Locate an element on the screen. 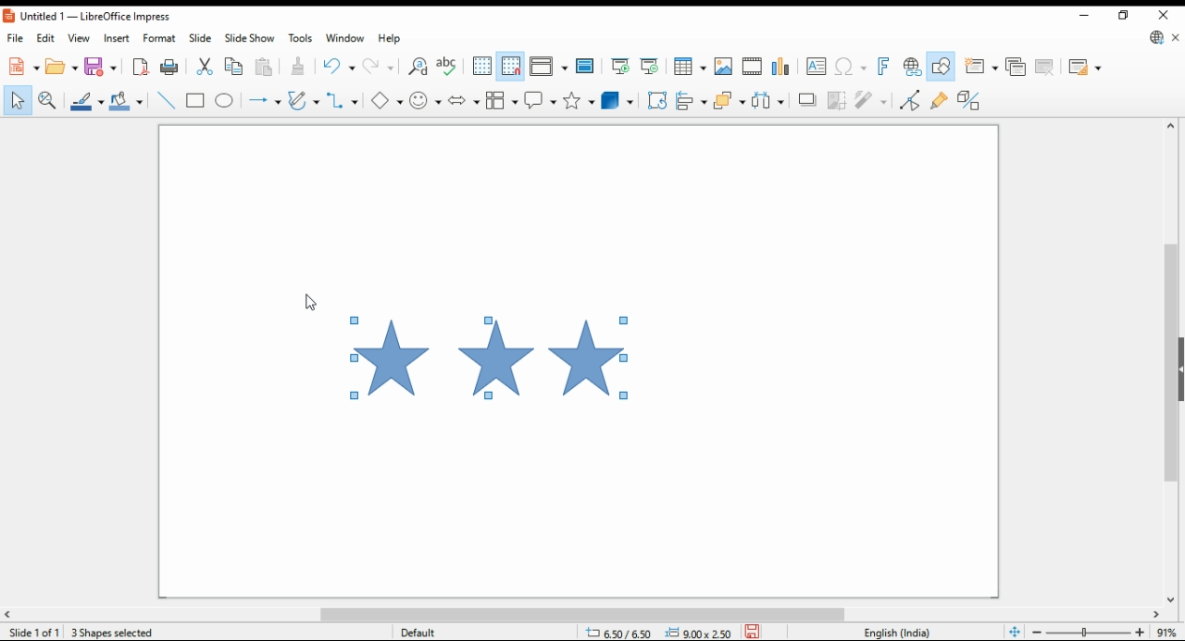  scroll bar is located at coordinates (592, 613).